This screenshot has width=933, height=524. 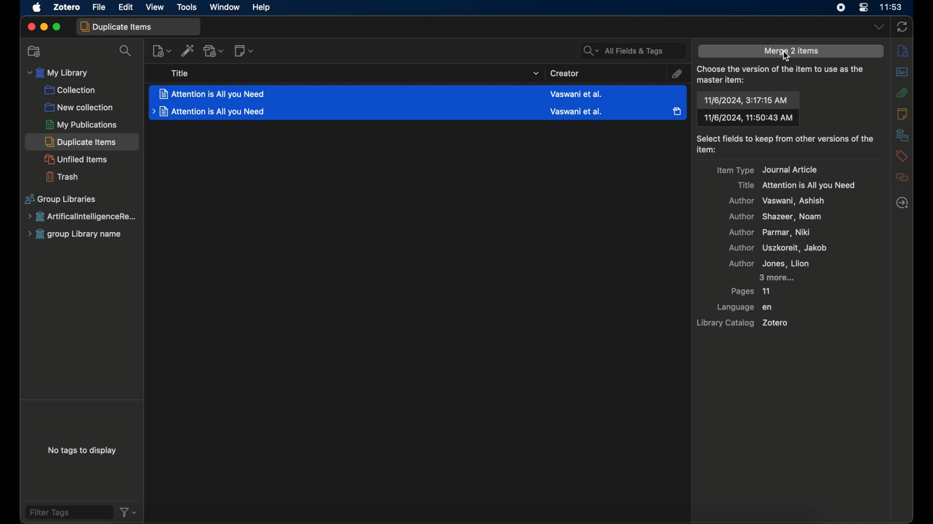 What do you see at coordinates (902, 72) in the screenshot?
I see `abstract` at bounding box center [902, 72].